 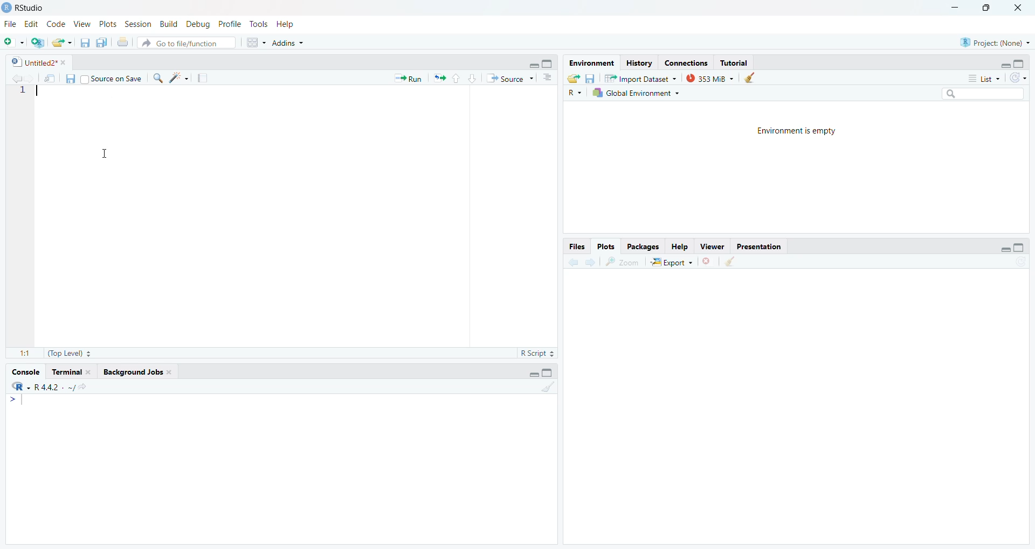 What do you see at coordinates (551, 78) in the screenshot?
I see `show document outline` at bounding box center [551, 78].